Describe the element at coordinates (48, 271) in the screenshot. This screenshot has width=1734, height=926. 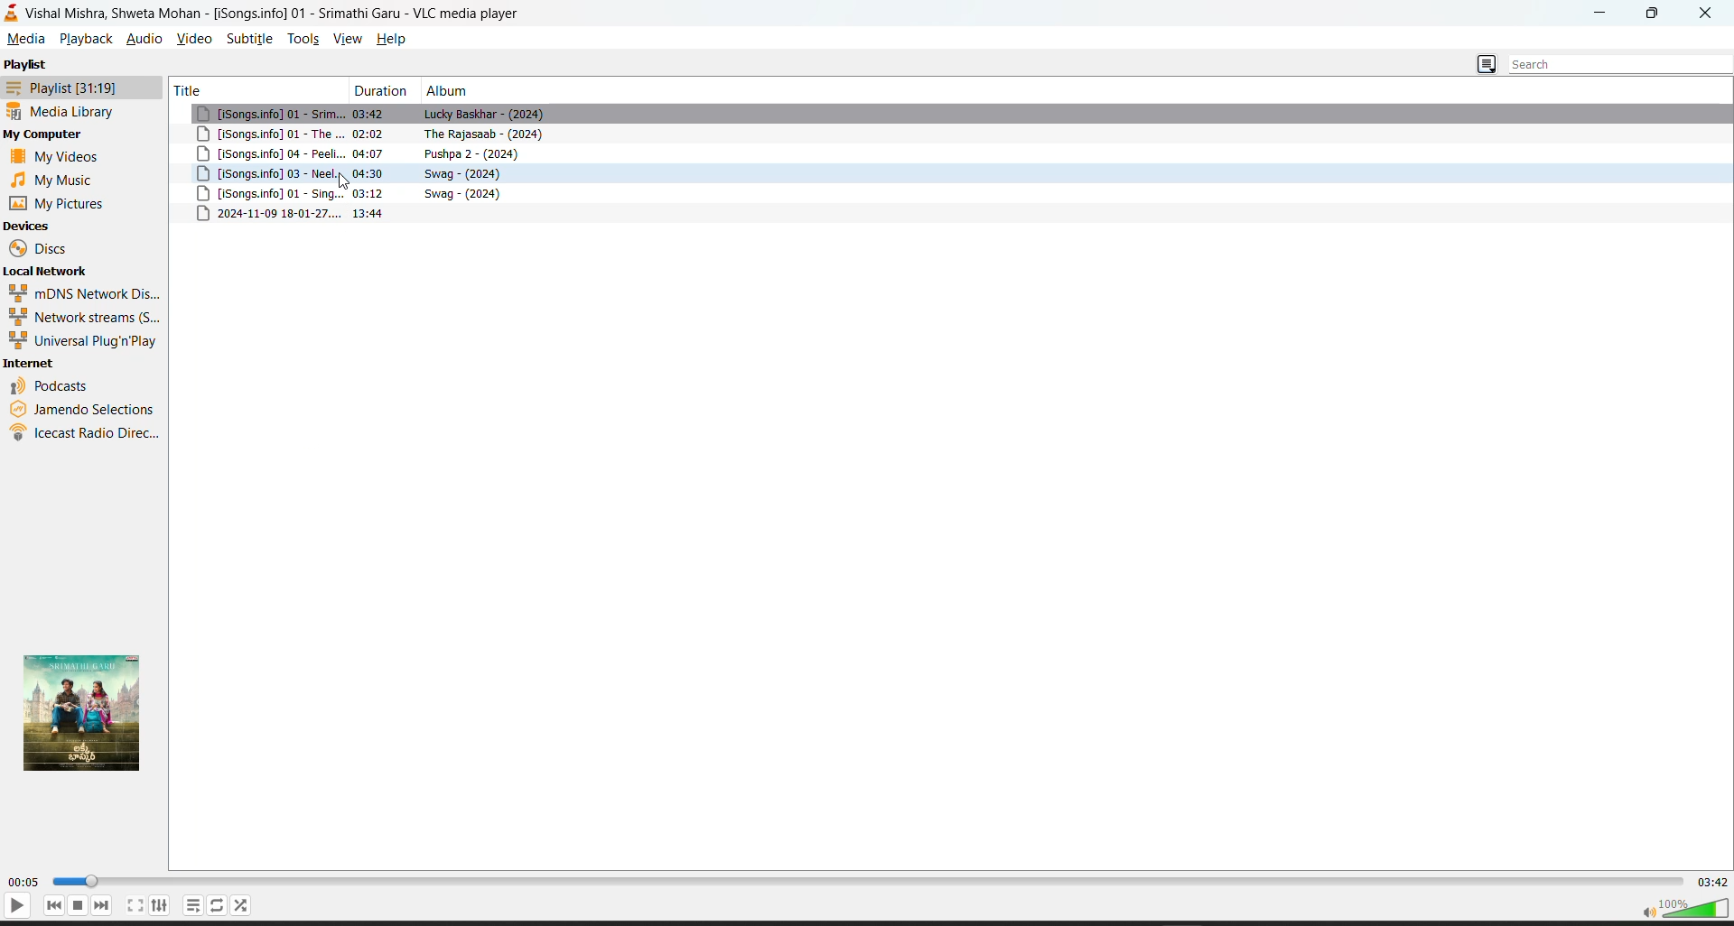
I see `local network` at that location.